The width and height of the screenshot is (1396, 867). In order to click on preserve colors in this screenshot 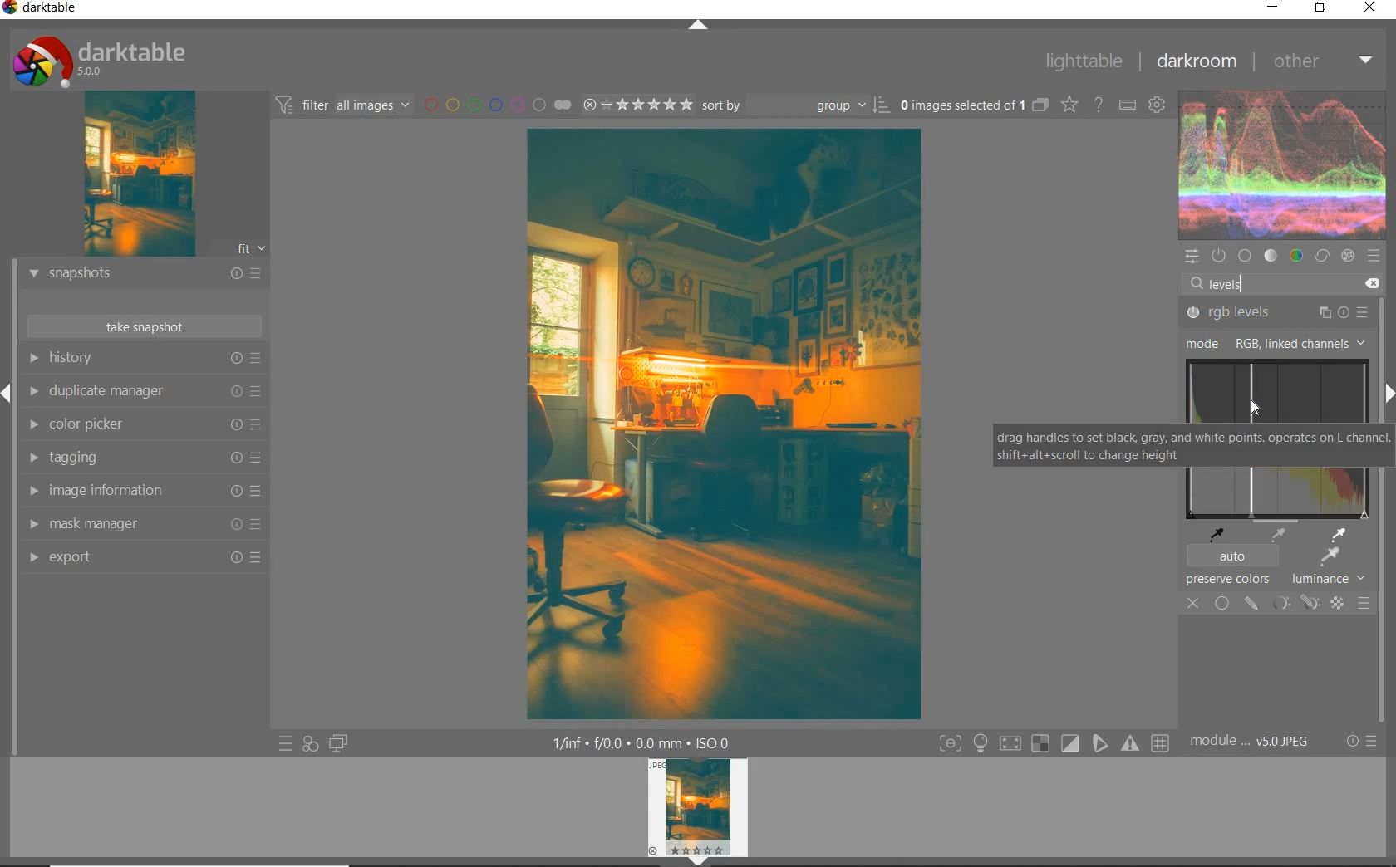, I will do `click(1228, 580)`.